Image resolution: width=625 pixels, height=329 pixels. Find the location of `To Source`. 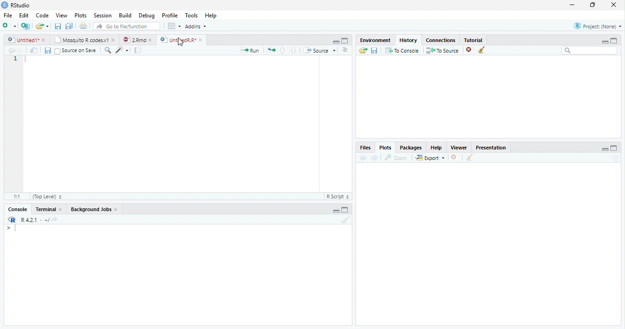

To Source is located at coordinates (442, 50).